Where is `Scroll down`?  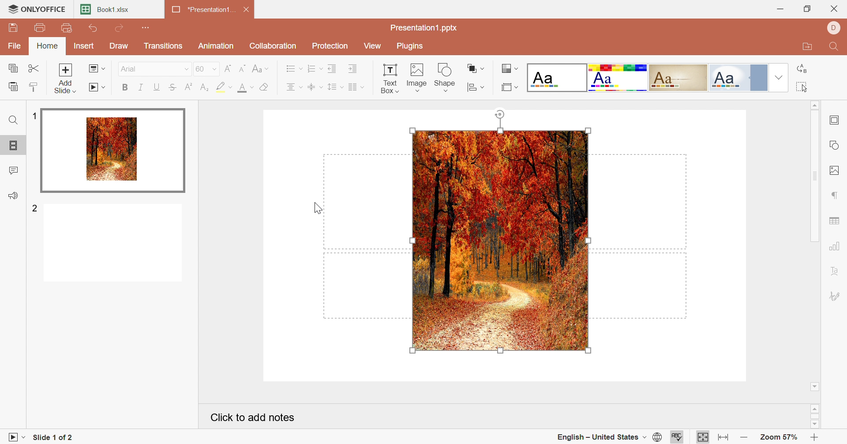 Scroll down is located at coordinates (815, 387).